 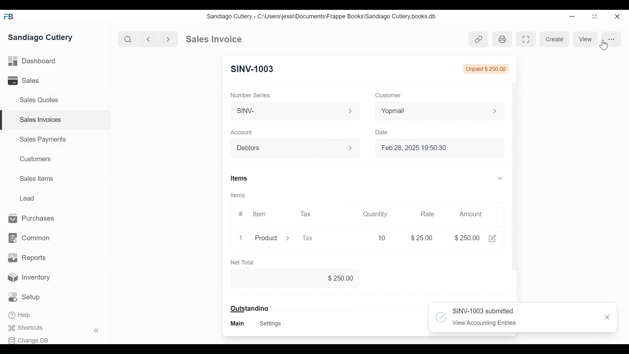 I want to click on Inventory, so click(x=29, y=278).